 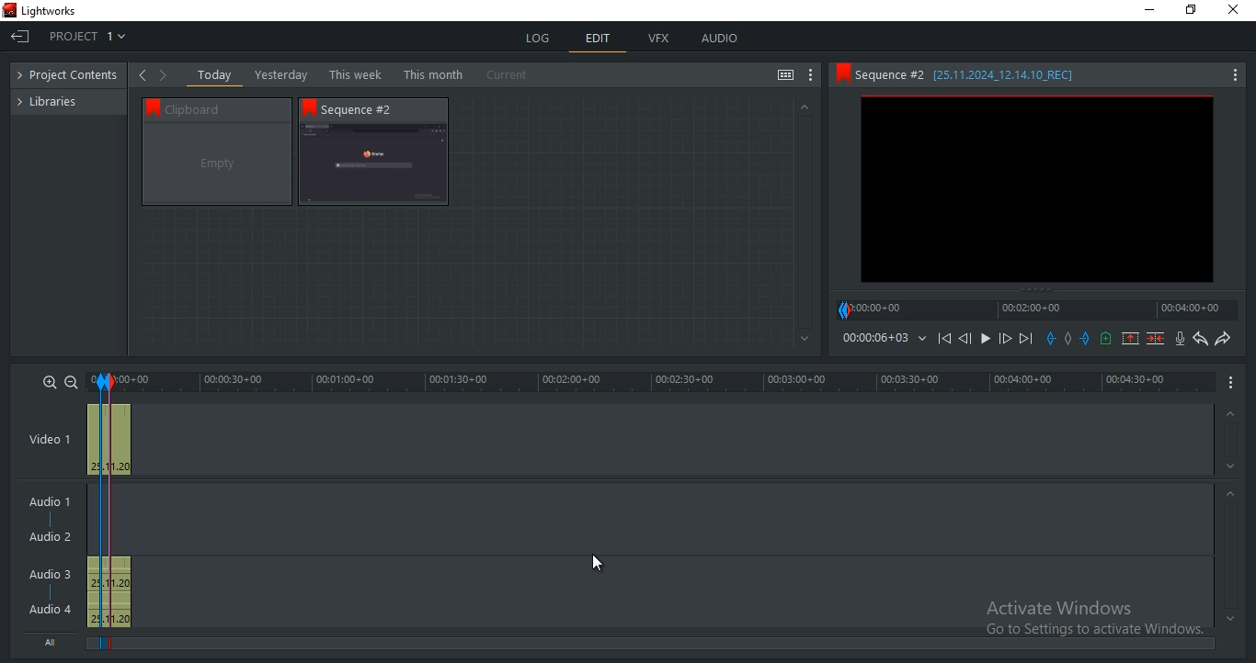 I want to click on sequence 2, so click(x=1037, y=191).